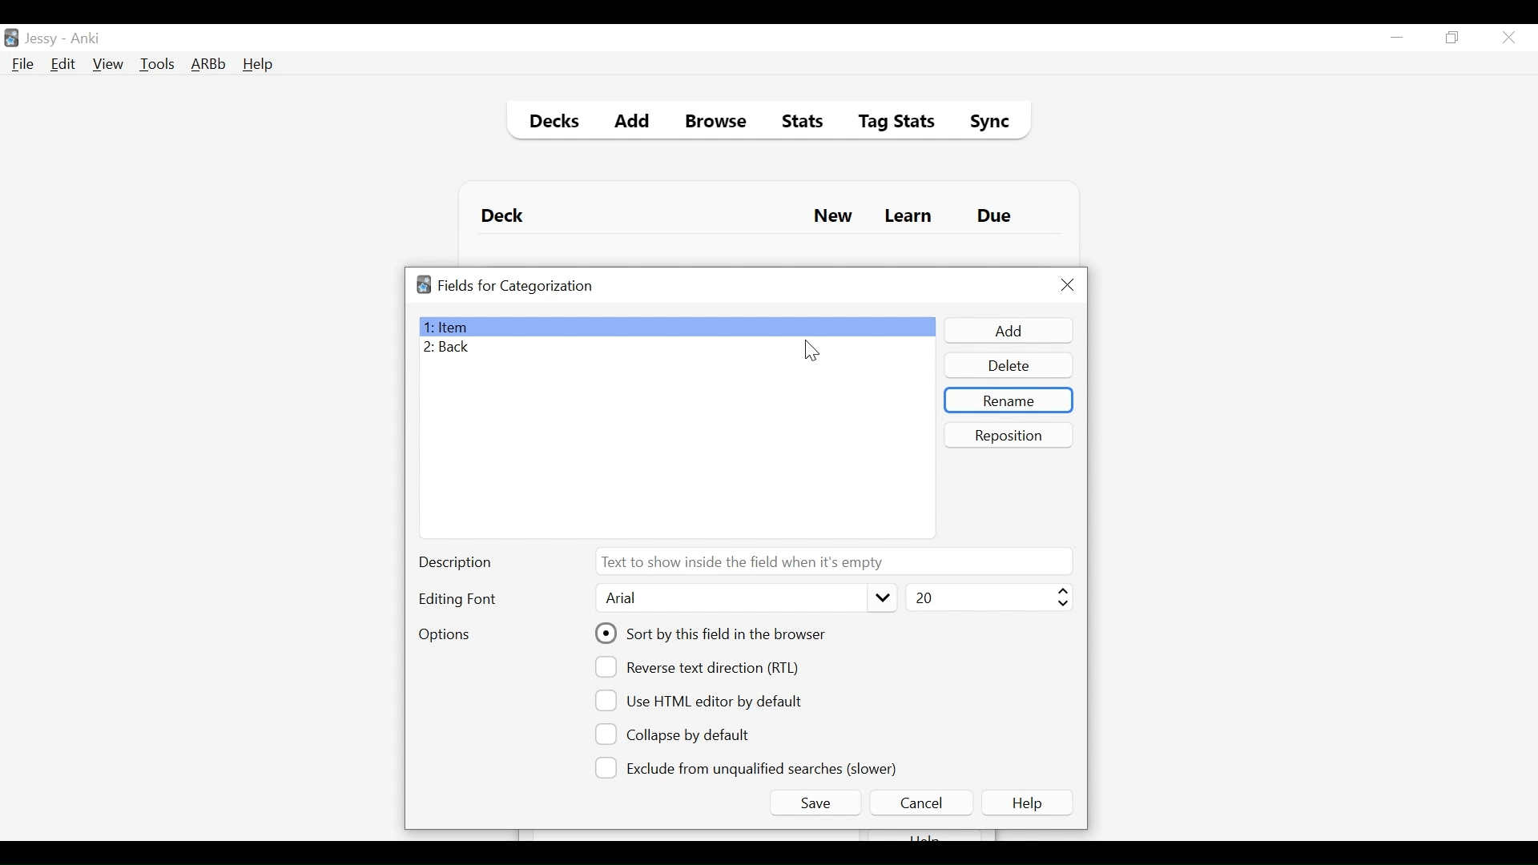 The height and width of the screenshot is (865, 1538). I want to click on Save, so click(815, 803).